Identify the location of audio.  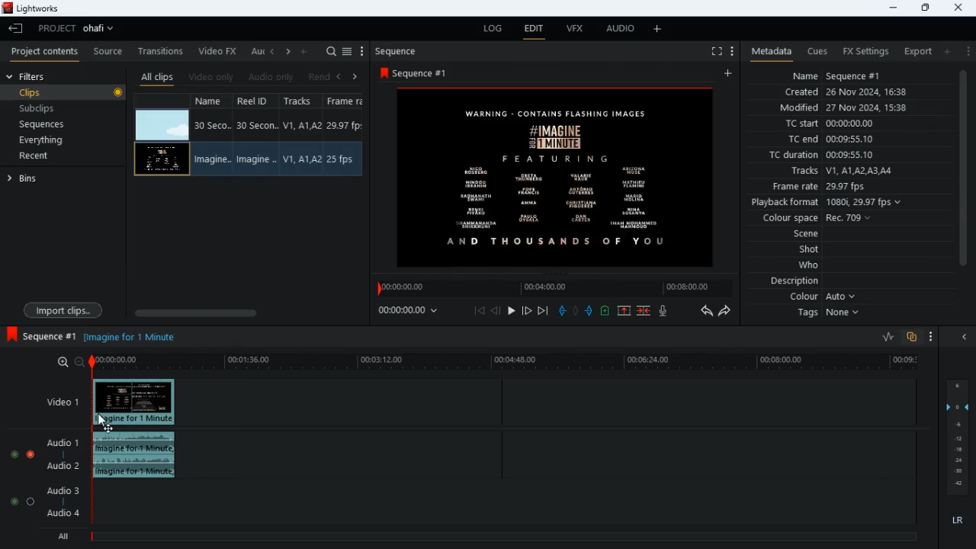
(622, 28).